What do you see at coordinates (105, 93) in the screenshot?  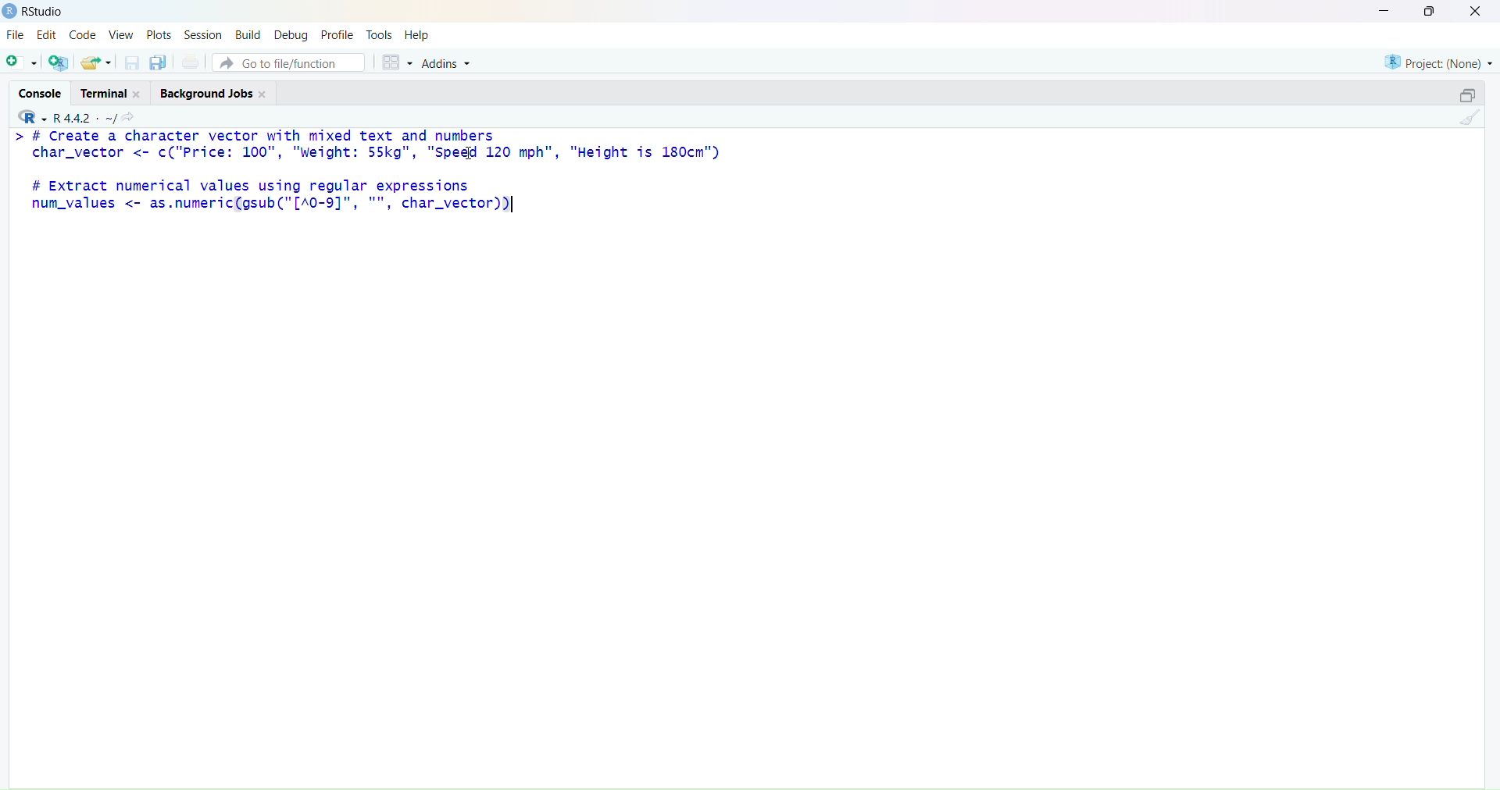 I see `terminal` at bounding box center [105, 93].